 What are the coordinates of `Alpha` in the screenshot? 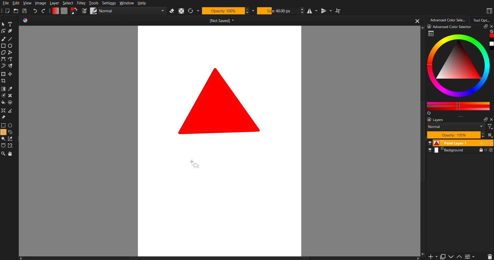 It's located at (181, 10).